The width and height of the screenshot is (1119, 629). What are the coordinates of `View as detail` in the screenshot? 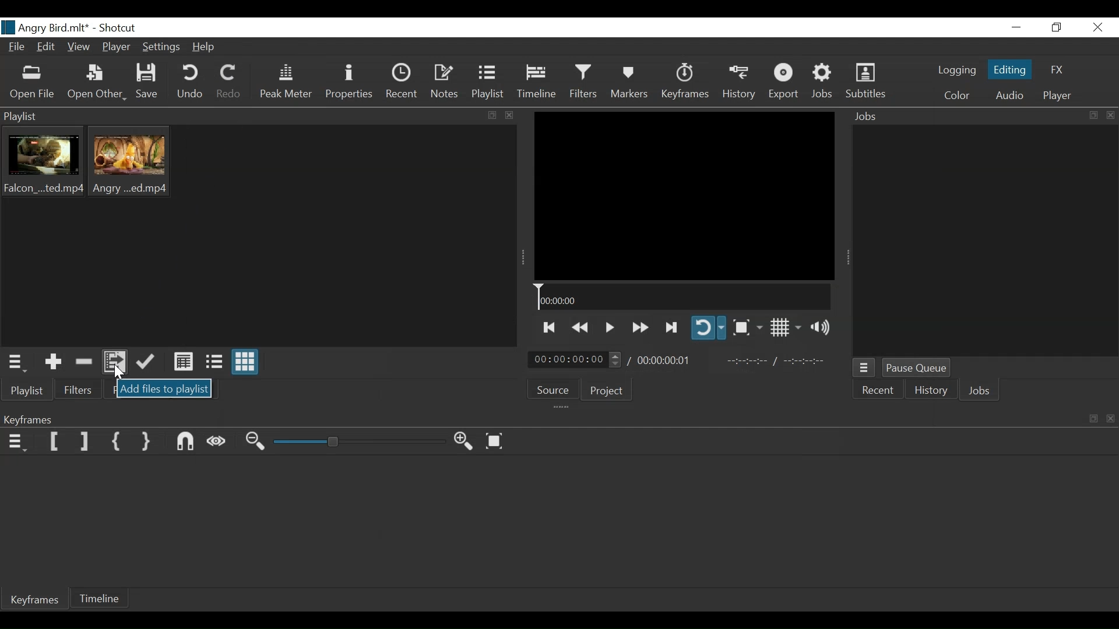 It's located at (181, 364).